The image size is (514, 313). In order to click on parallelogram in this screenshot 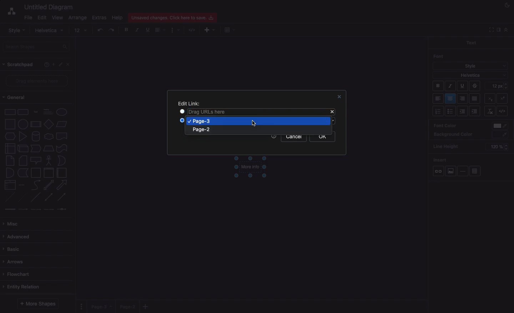, I will do `click(62, 124)`.